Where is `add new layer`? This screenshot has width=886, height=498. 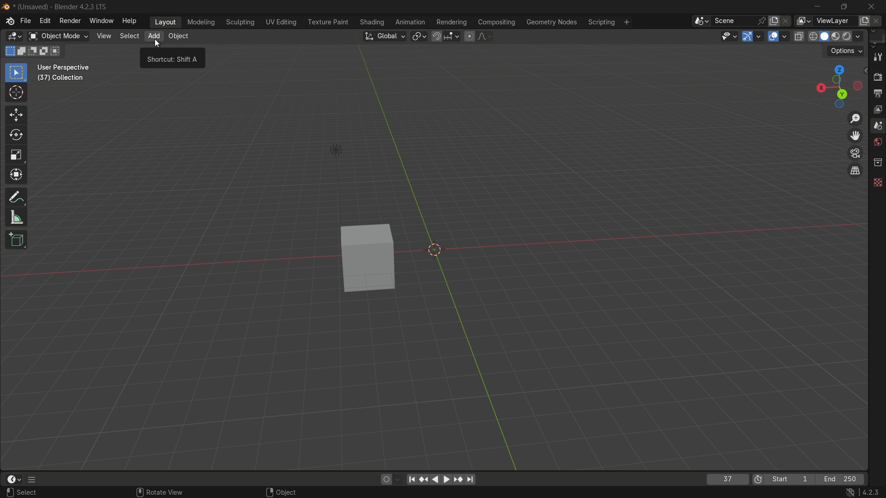
add new layer is located at coordinates (864, 21).